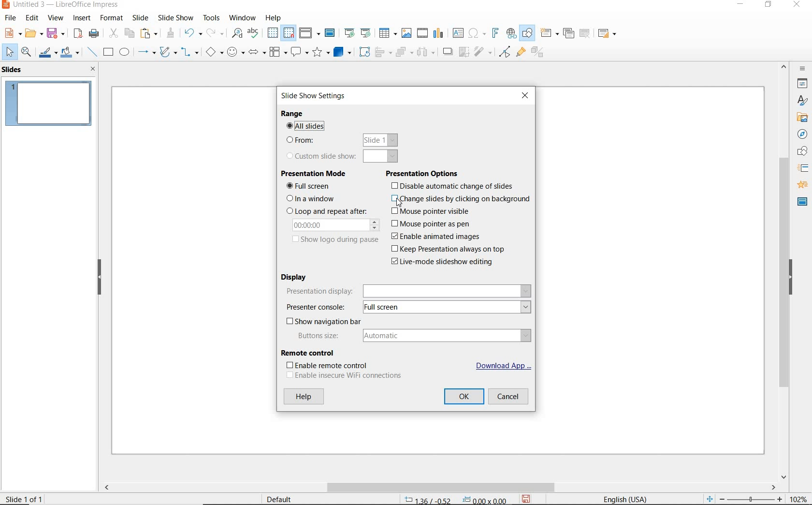 The height and width of the screenshot is (505, 812). I want to click on DOWNLOAD APP, so click(504, 366).